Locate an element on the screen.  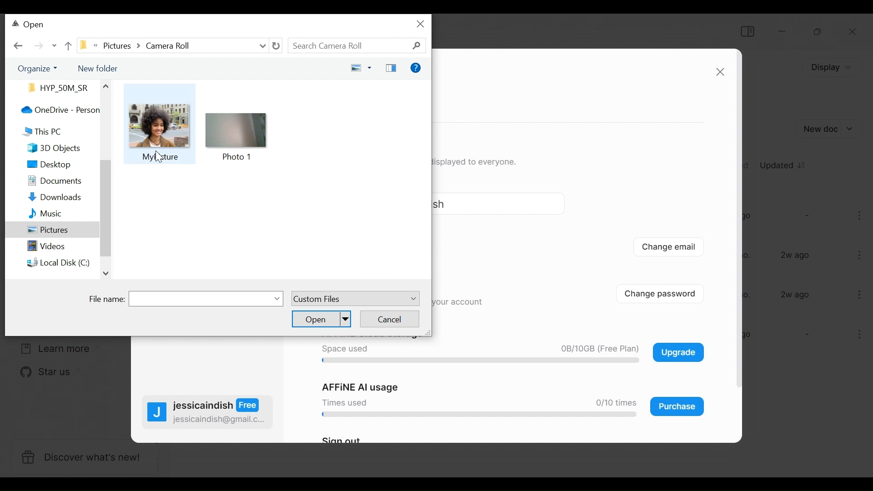
Parent is located at coordinates (67, 45).